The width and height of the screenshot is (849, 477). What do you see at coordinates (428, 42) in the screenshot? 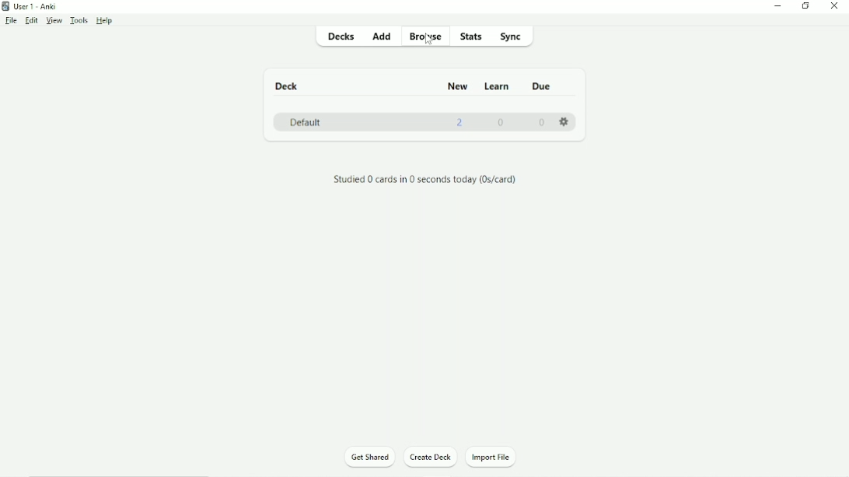
I see `Cursor` at bounding box center [428, 42].